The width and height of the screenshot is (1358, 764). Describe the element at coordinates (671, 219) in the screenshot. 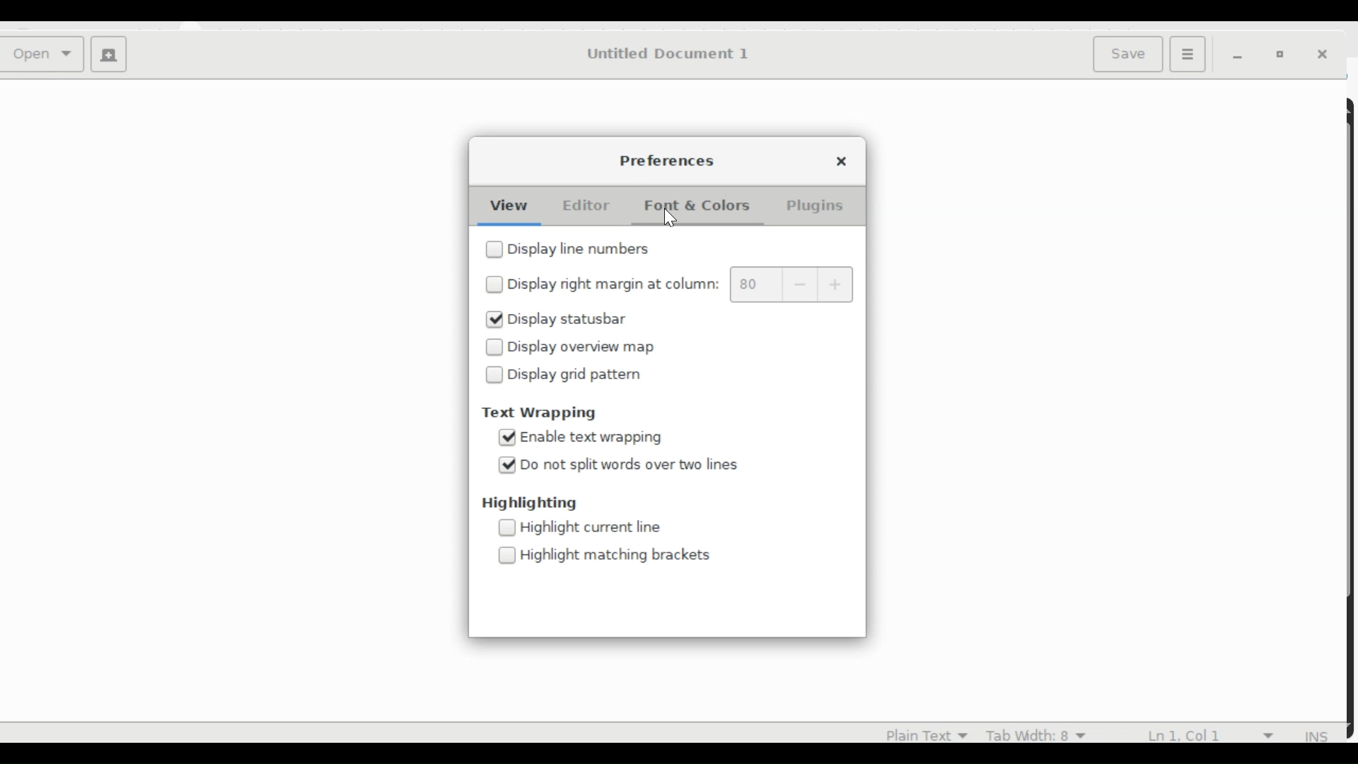

I see `cursor` at that location.